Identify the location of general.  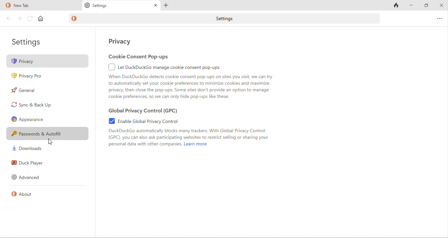
(32, 92).